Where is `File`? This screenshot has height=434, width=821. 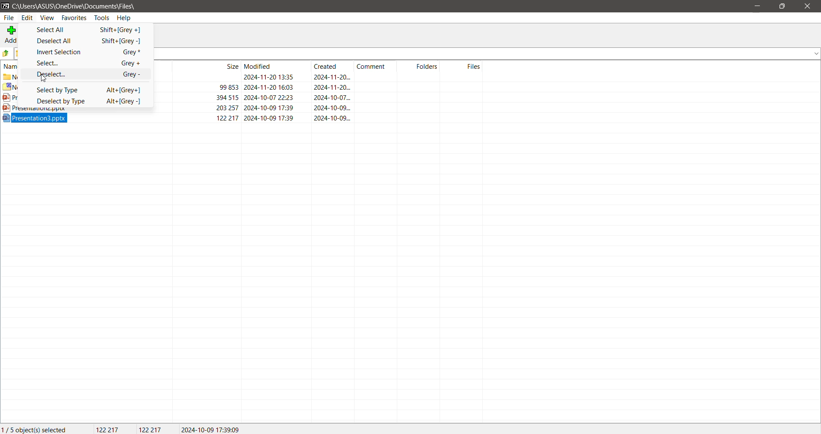 File is located at coordinates (10, 18).